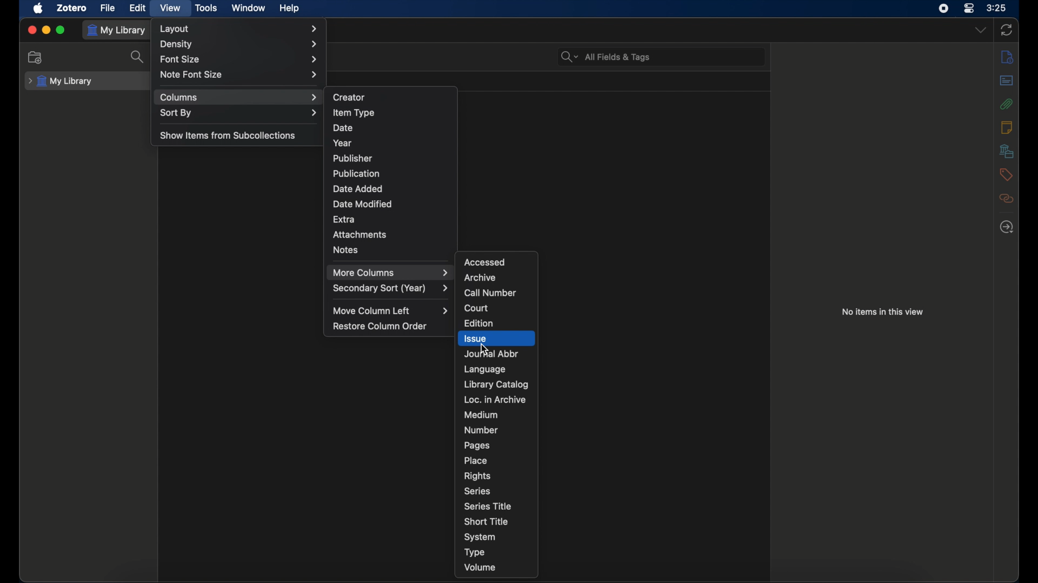 The height and width of the screenshot is (583, 1038). I want to click on edit, so click(137, 8).